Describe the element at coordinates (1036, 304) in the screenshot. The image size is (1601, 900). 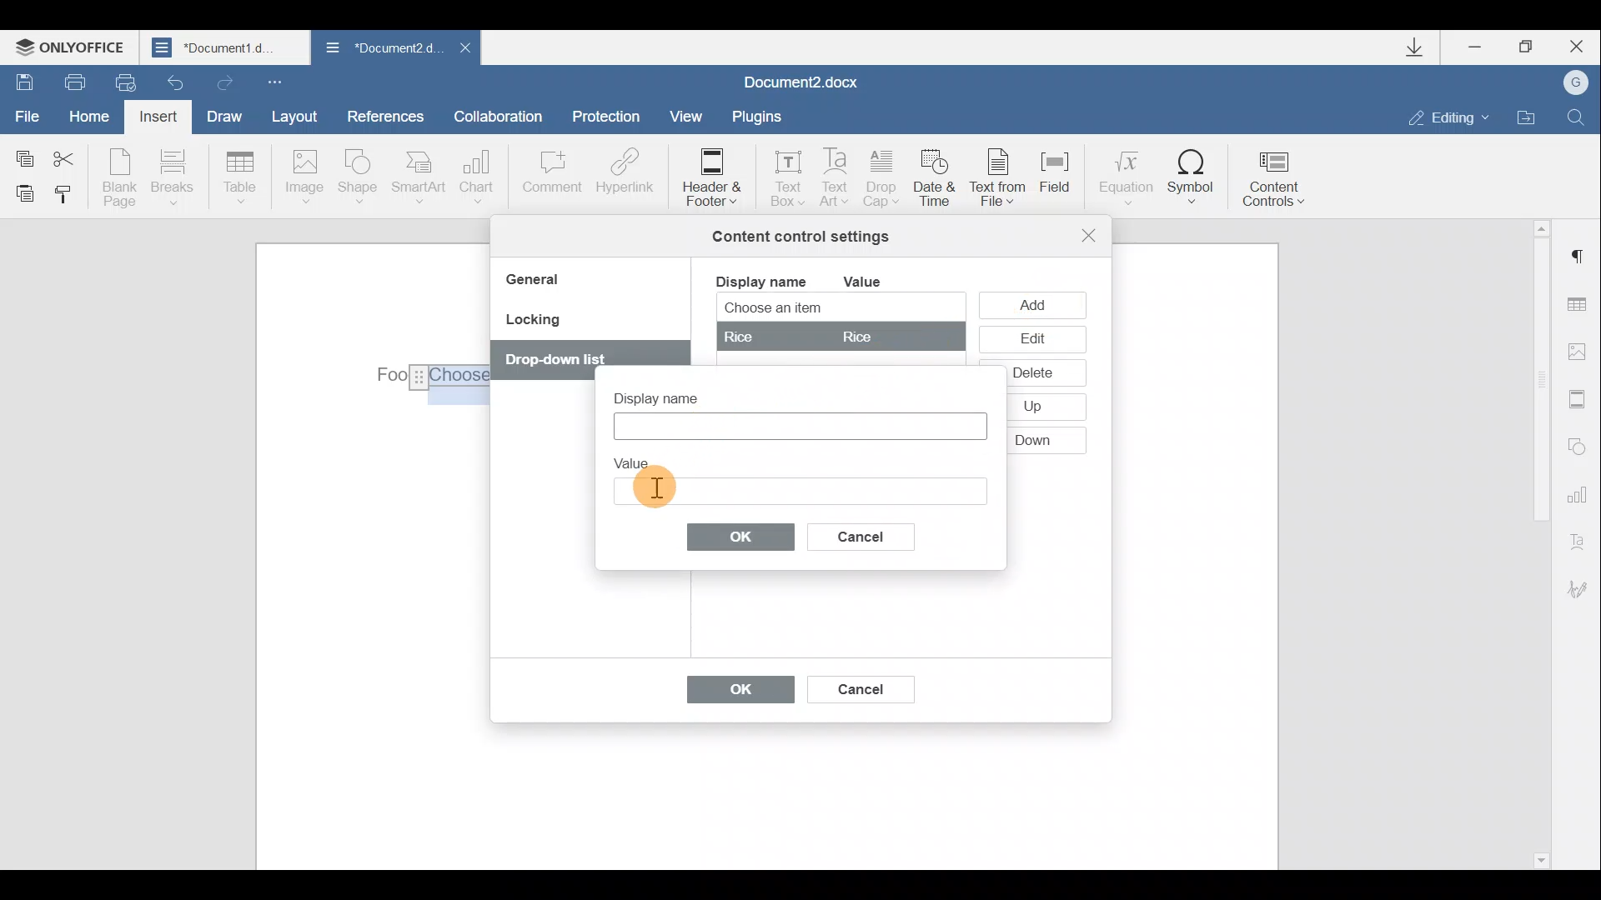
I see `Add` at that location.